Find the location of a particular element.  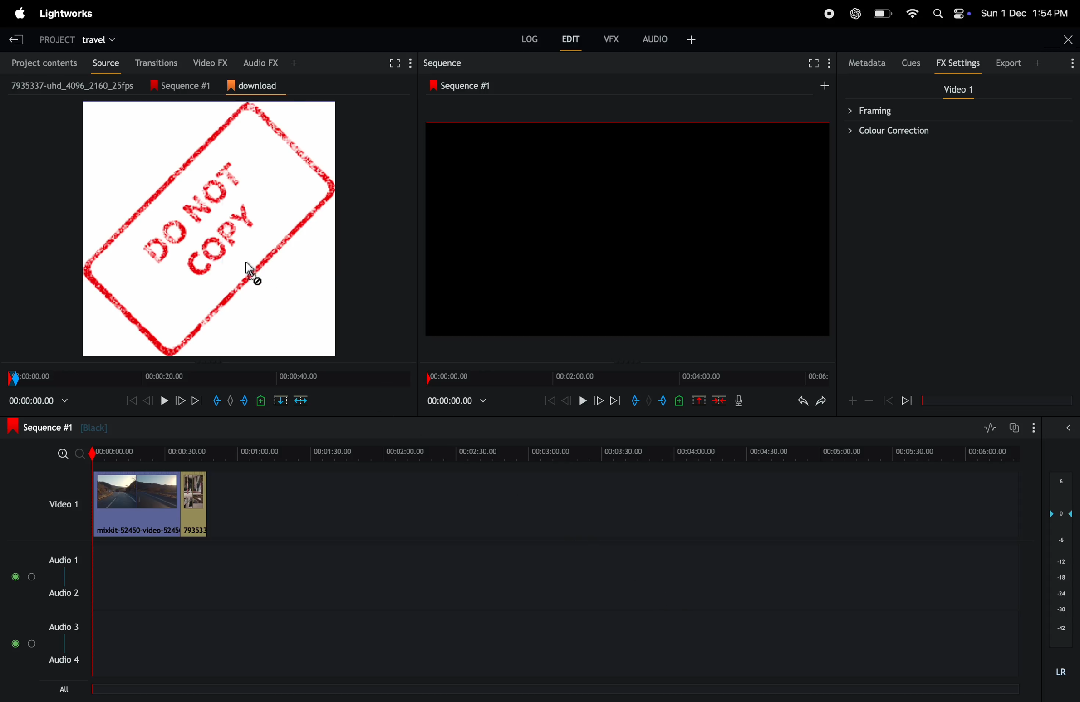

Horizontal slide bar is located at coordinates (552, 689).